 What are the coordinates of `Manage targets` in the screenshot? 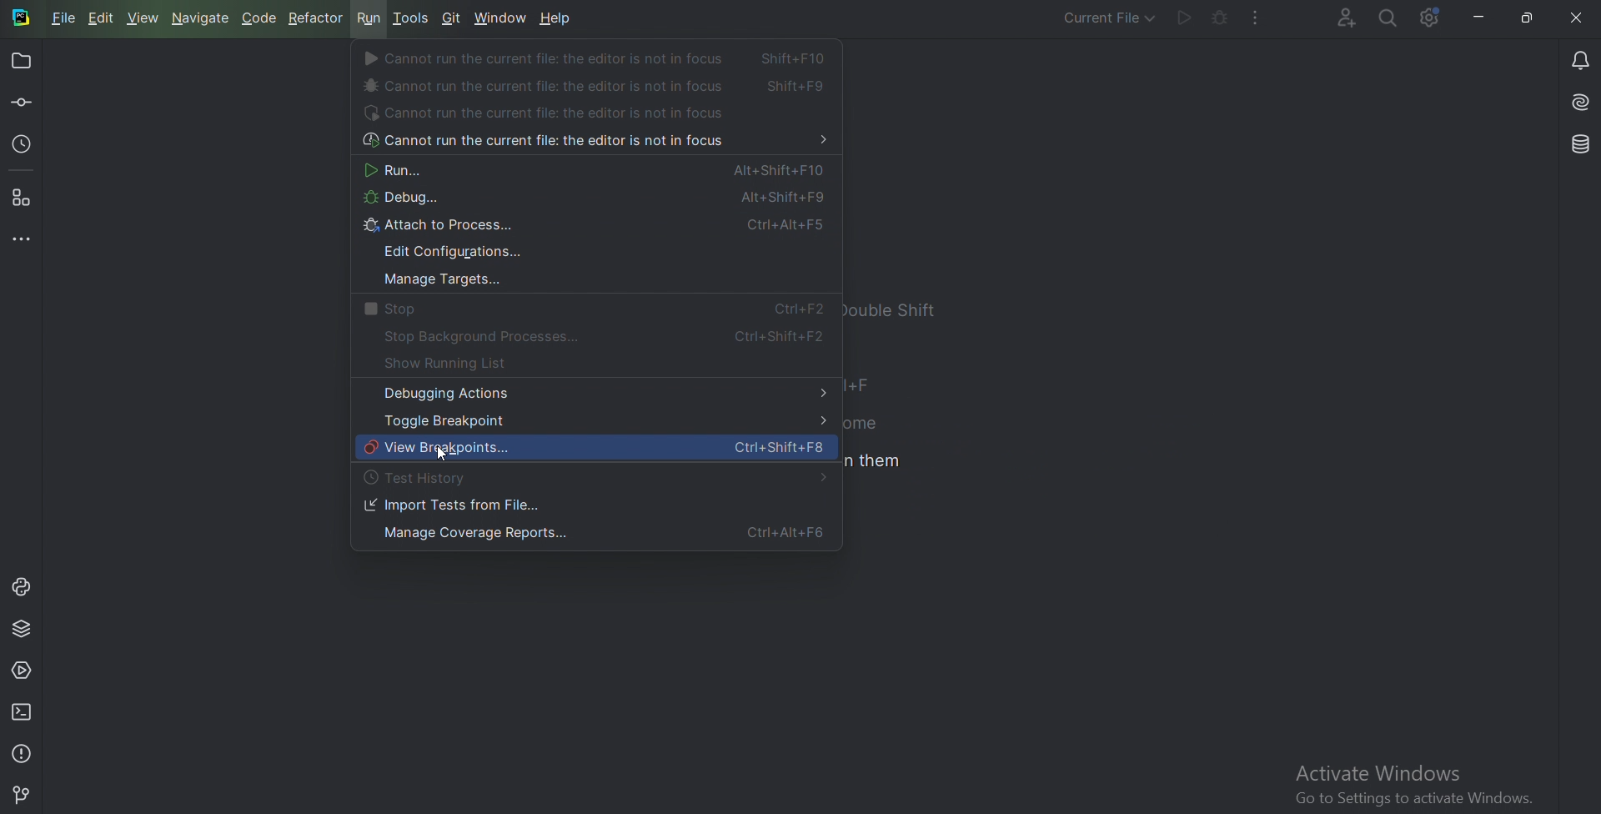 It's located at (438, 281).